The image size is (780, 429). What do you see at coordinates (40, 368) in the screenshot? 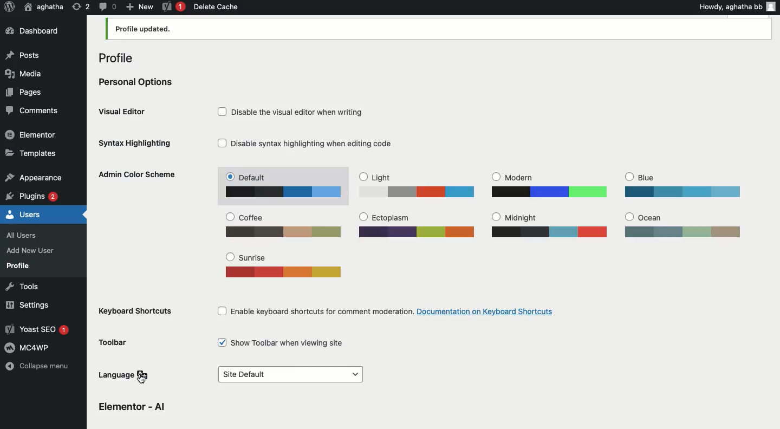
I see `Collapse menu` at bounding box center [40, 368].